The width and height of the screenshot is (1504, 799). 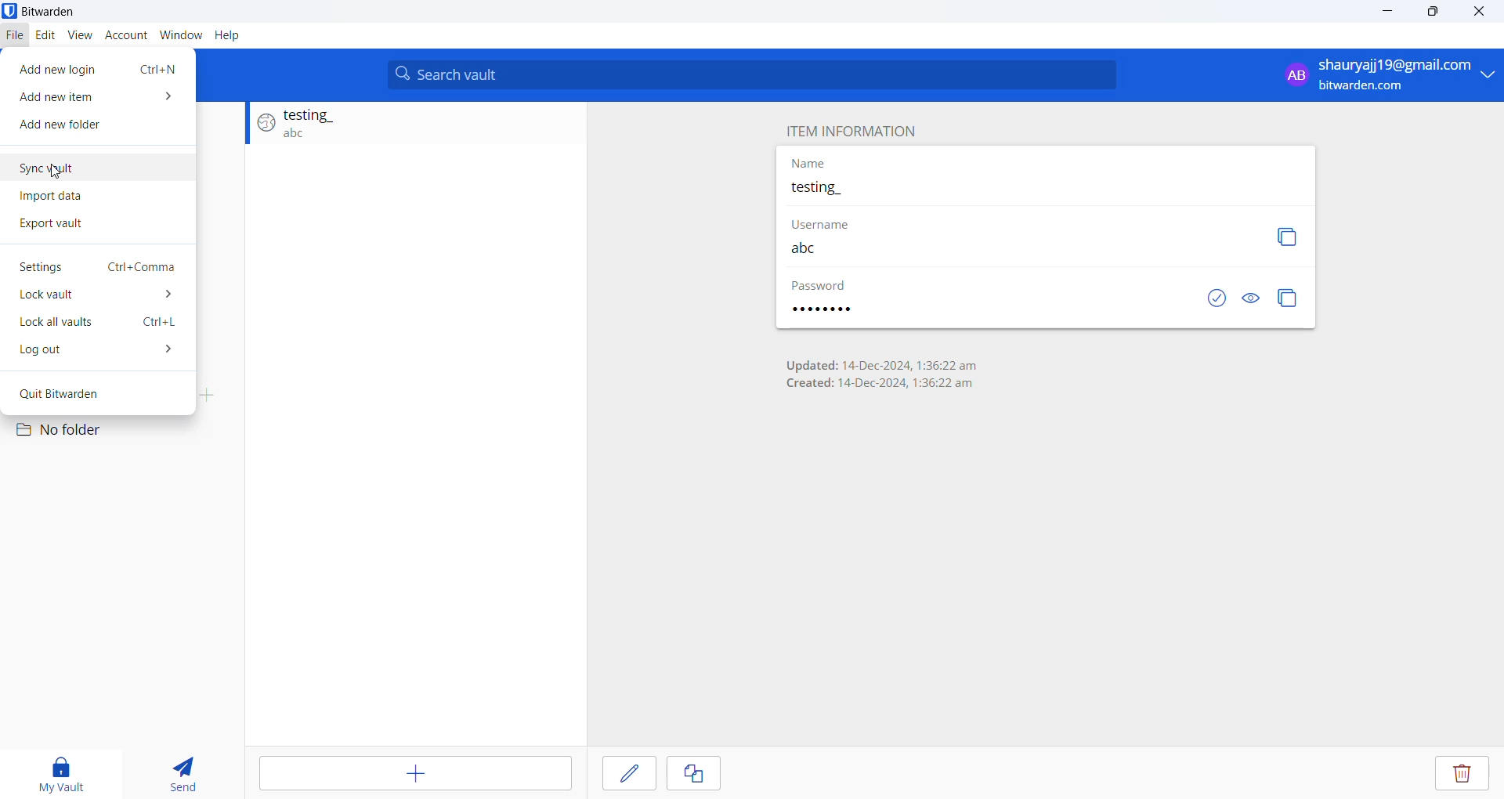 What do you see at coordinates (1202, 299) in the screenshot?
I see `Saved` at bounding box center [1202, 299].